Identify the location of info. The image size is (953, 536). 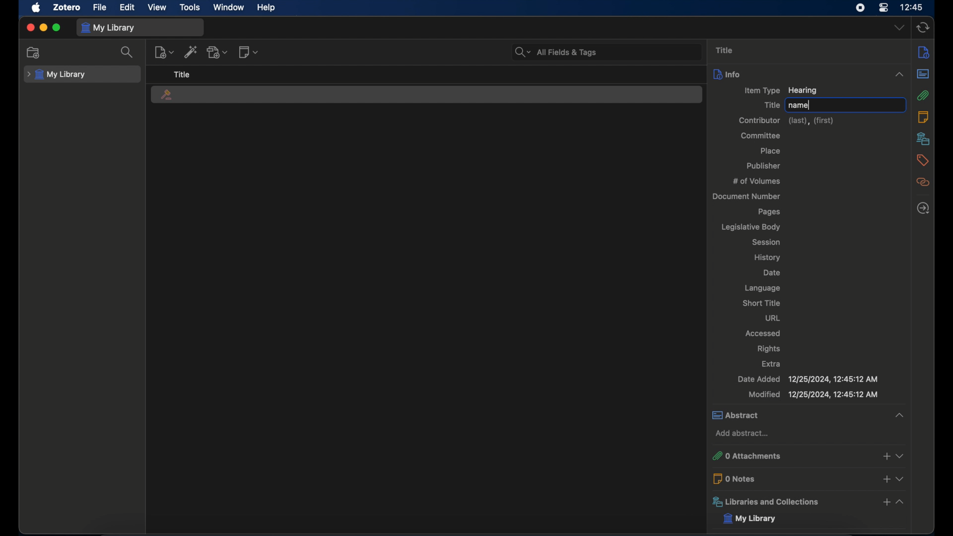
(924, 53).